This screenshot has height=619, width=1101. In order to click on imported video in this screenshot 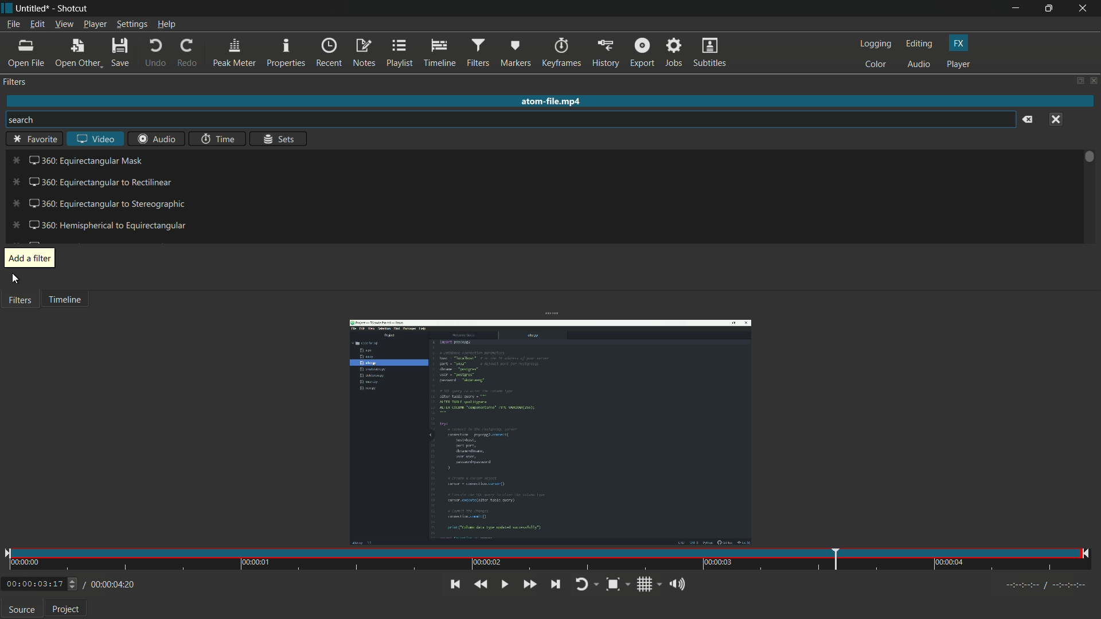, I will do `click(552, 432)`.